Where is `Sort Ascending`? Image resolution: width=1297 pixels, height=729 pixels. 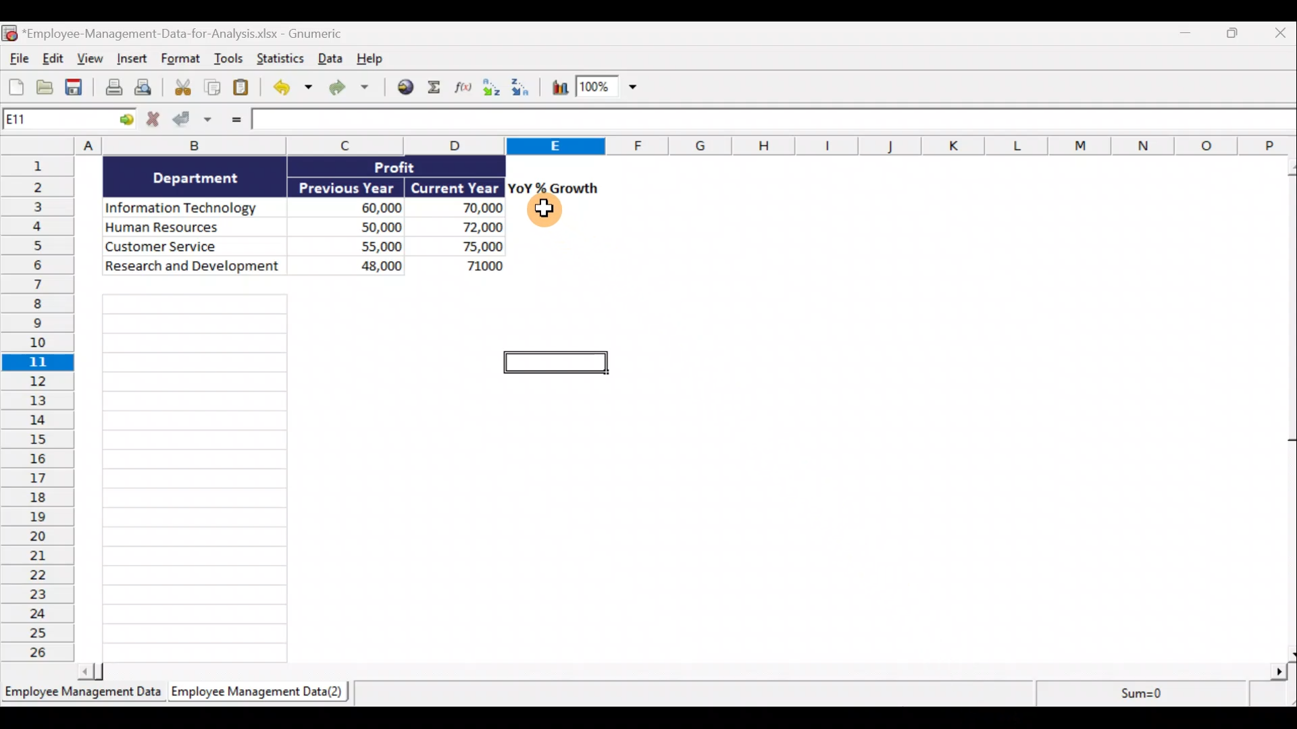
Sort Ascending is located at coordinates (492, 89).